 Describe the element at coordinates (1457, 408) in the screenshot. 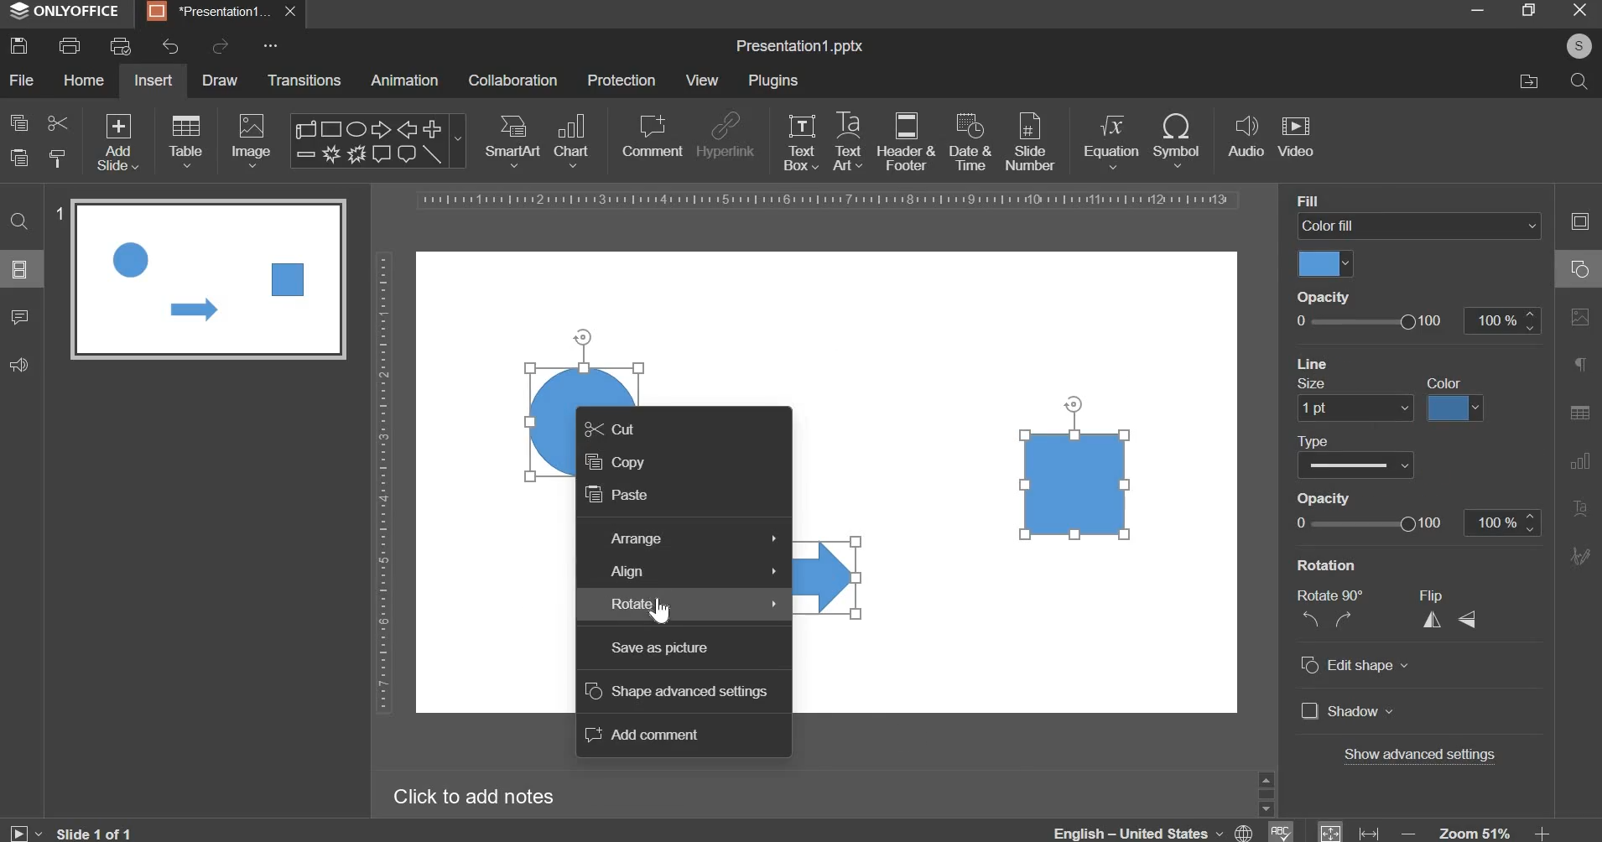

I see `line color` at that location.